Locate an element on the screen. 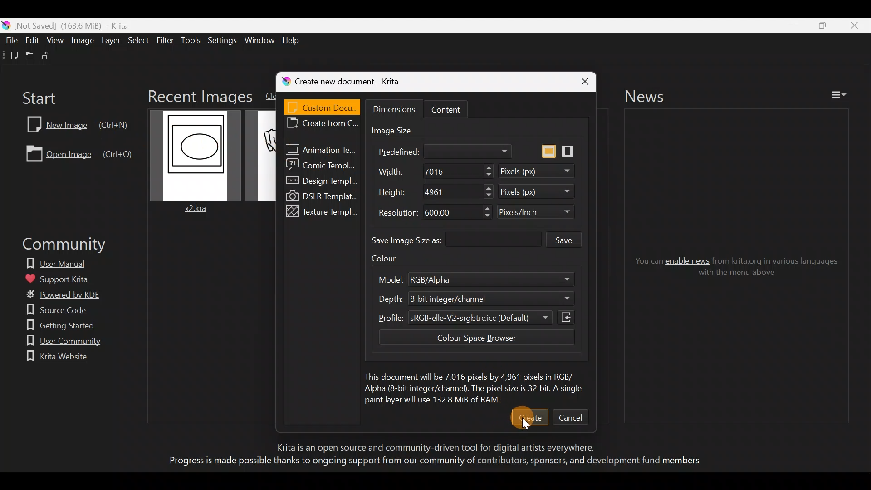   News is located at coordinates (653, 96).